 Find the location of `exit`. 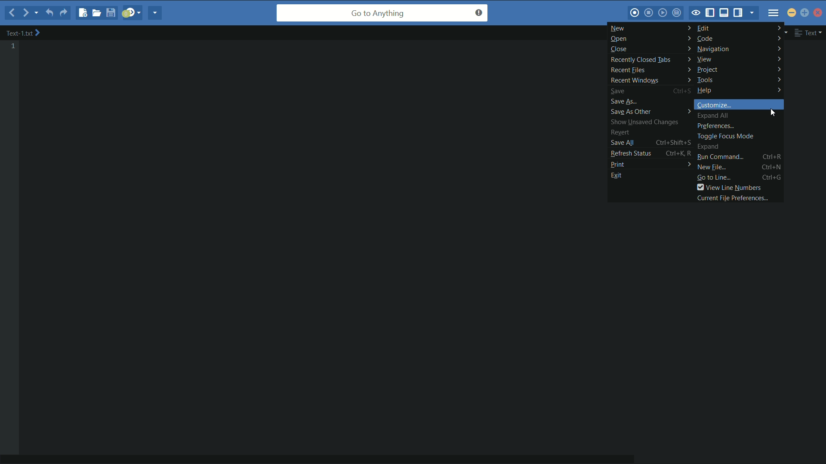

exit is located at coordinates (616, 175).